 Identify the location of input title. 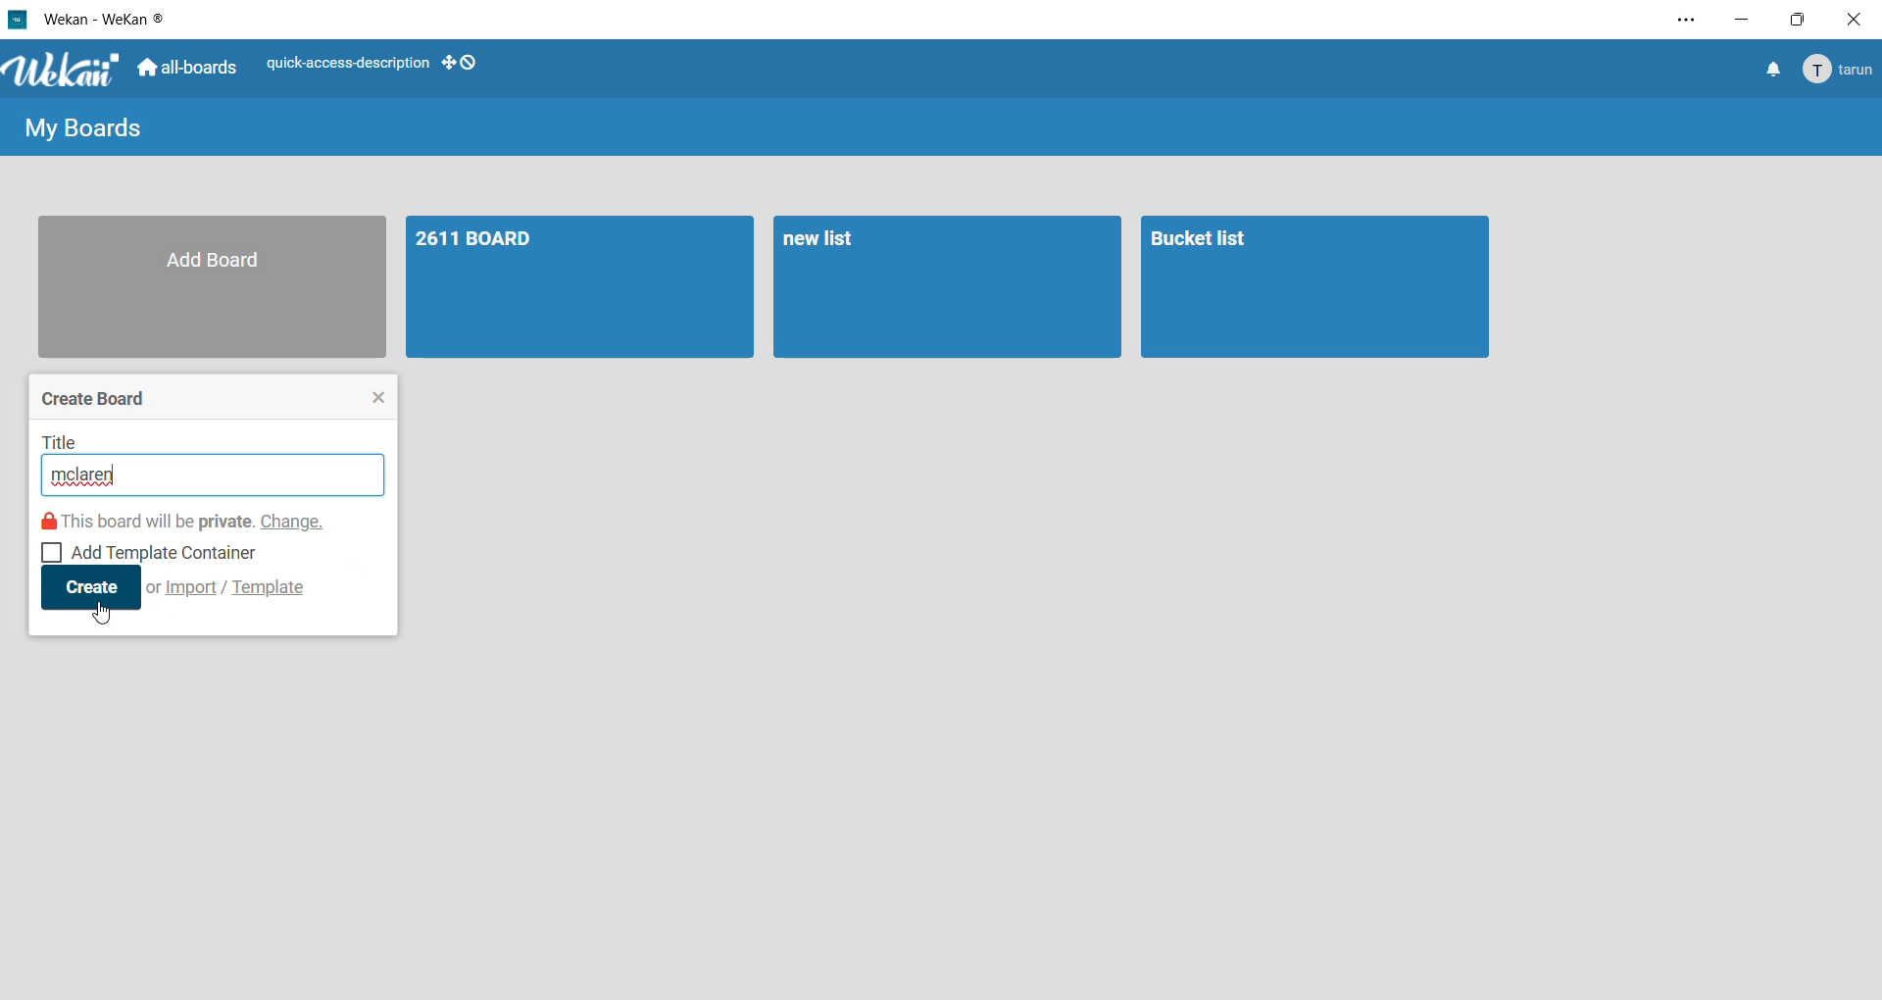
(212, 477).